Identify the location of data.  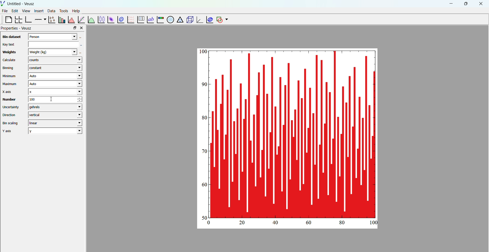
(51, 11).